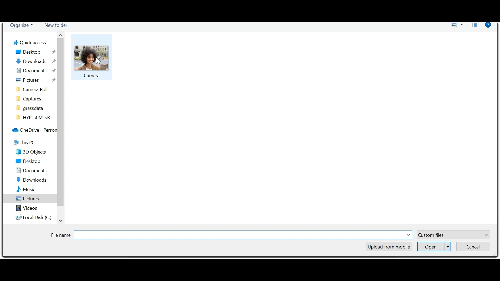 The width and height of the screenshot is (500, 281). I want to click on grassdata, so click(31, 109).